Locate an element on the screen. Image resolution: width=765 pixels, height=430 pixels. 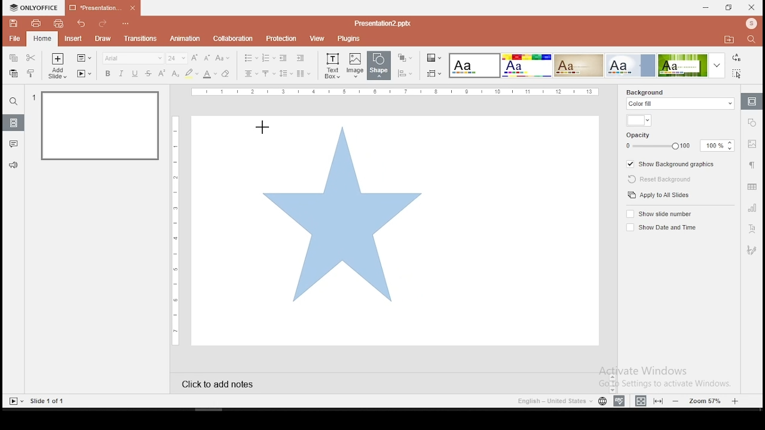
fit to slide is located at coordinates (658, 401).